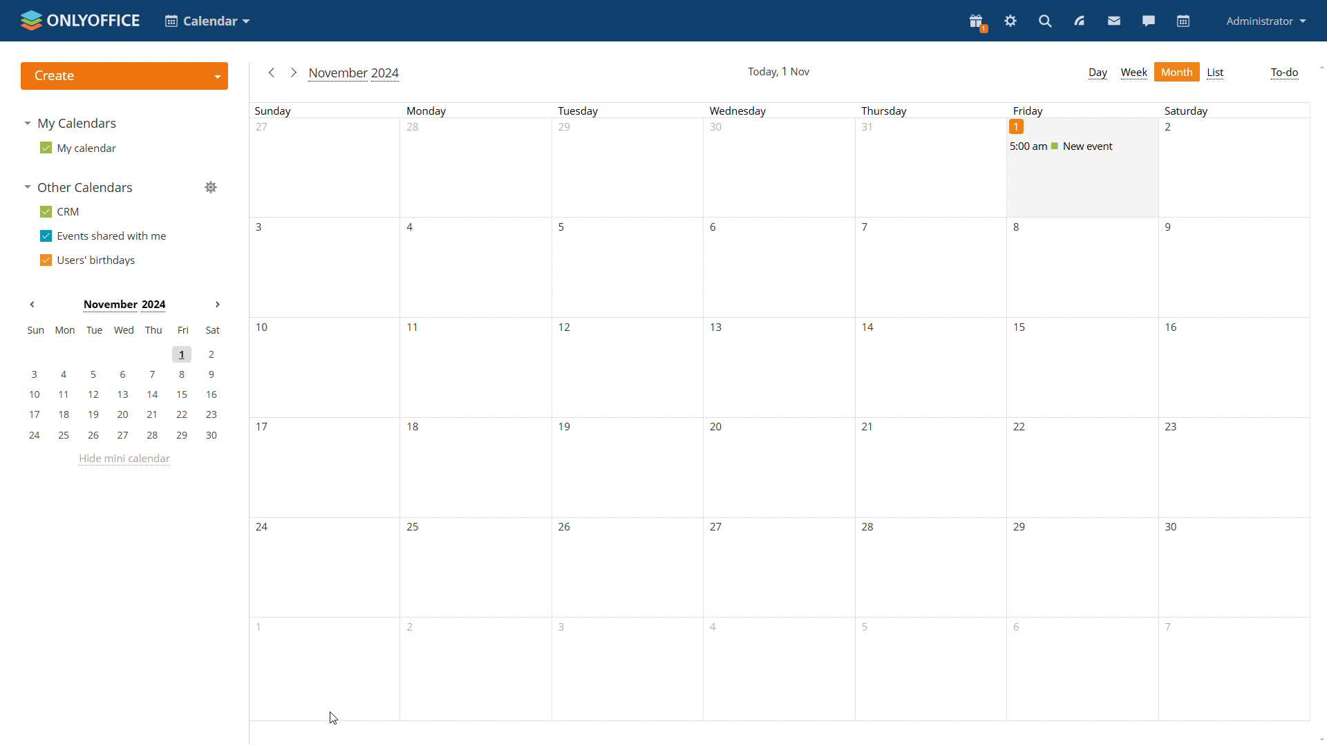  I want to click on crm, so click(64, 213).